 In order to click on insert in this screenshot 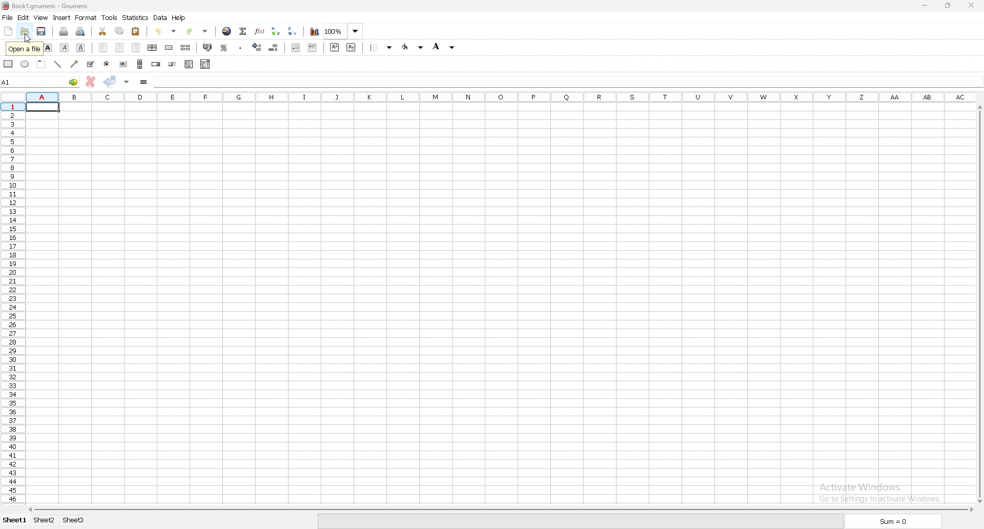, I will do `click(61, 18)`.